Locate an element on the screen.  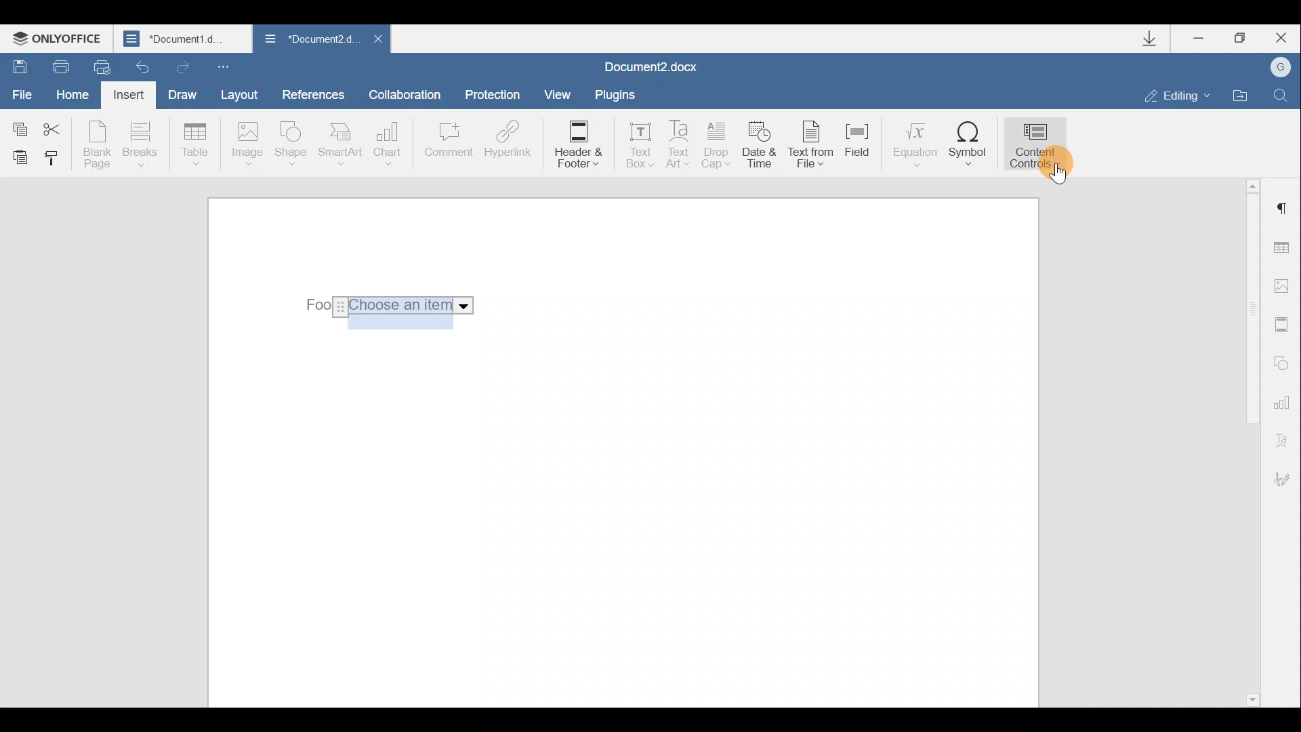
Text Art is located at coordinates (680, 145).